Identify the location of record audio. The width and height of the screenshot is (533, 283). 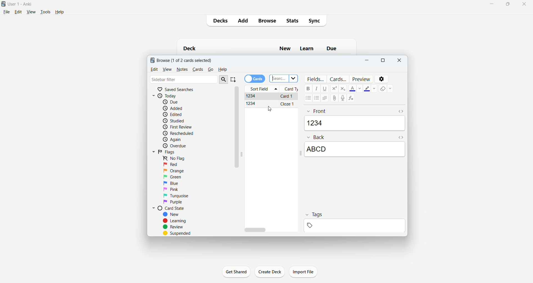
(343, 98).